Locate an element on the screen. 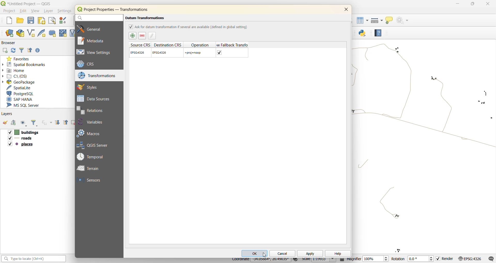 The height and width of the screenshot is (263, 496). refresh is located at coordinates (13, 51).